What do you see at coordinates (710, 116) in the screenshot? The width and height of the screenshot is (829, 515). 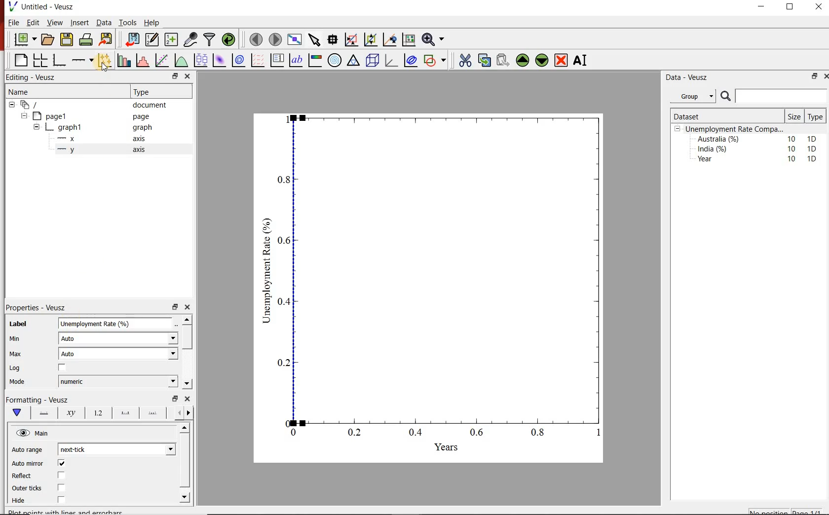 I see `Dataset` at bounding box center [710, 116].